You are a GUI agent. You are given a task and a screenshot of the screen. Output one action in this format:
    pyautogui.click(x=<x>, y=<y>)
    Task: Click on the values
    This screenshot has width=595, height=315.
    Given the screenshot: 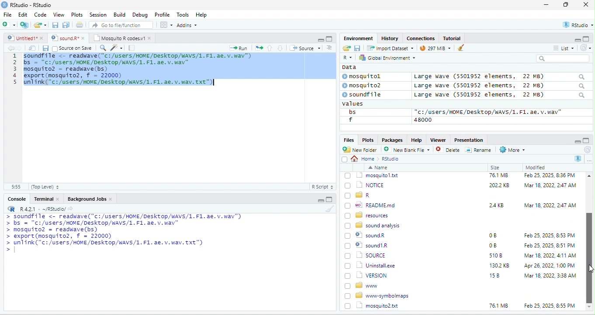 What is the action you would take?
    pyautogui.click(x=357, y=104)
    